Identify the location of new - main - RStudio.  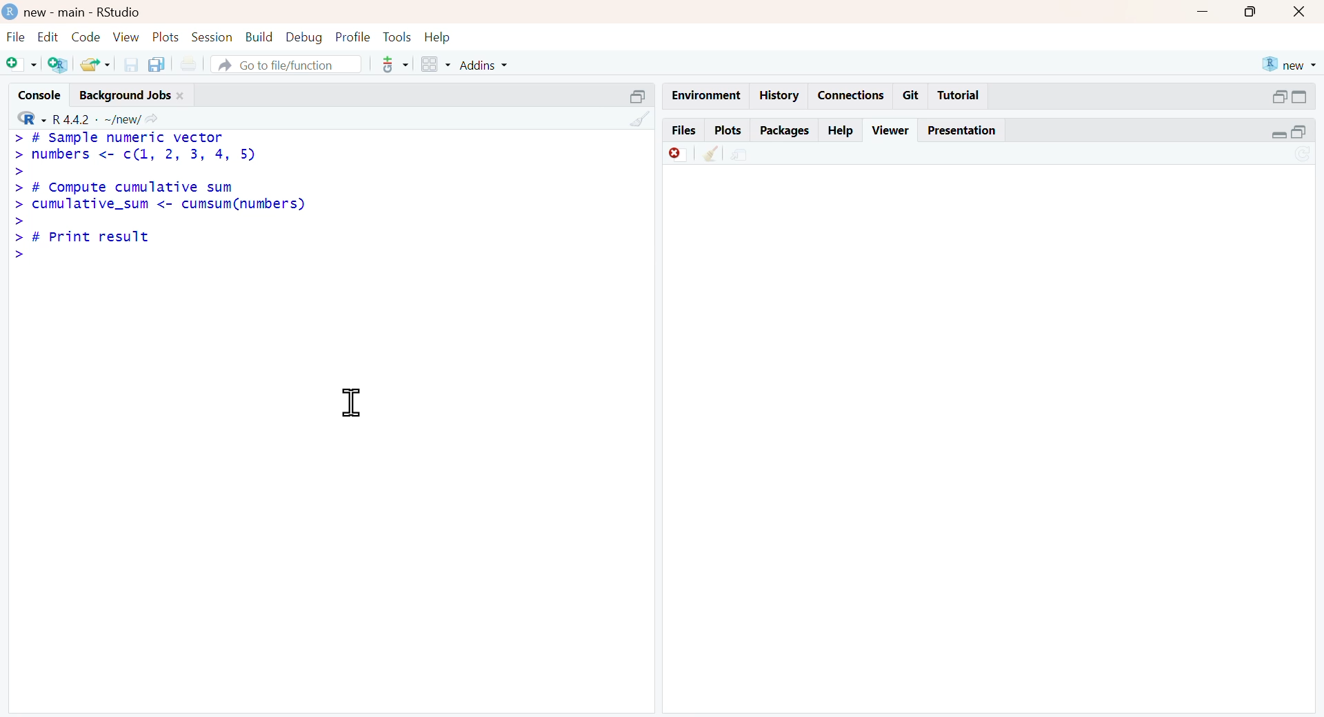
(84, 13).